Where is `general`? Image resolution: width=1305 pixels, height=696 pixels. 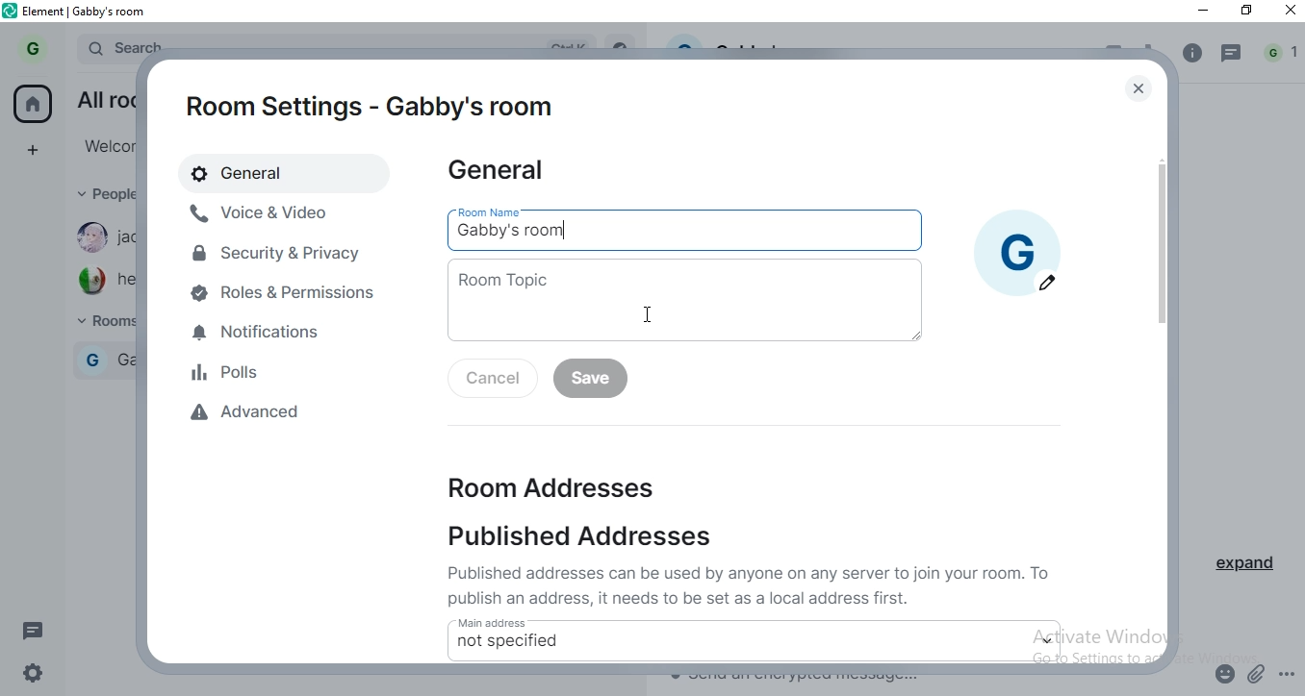 general is located at coordinates (267, 172).